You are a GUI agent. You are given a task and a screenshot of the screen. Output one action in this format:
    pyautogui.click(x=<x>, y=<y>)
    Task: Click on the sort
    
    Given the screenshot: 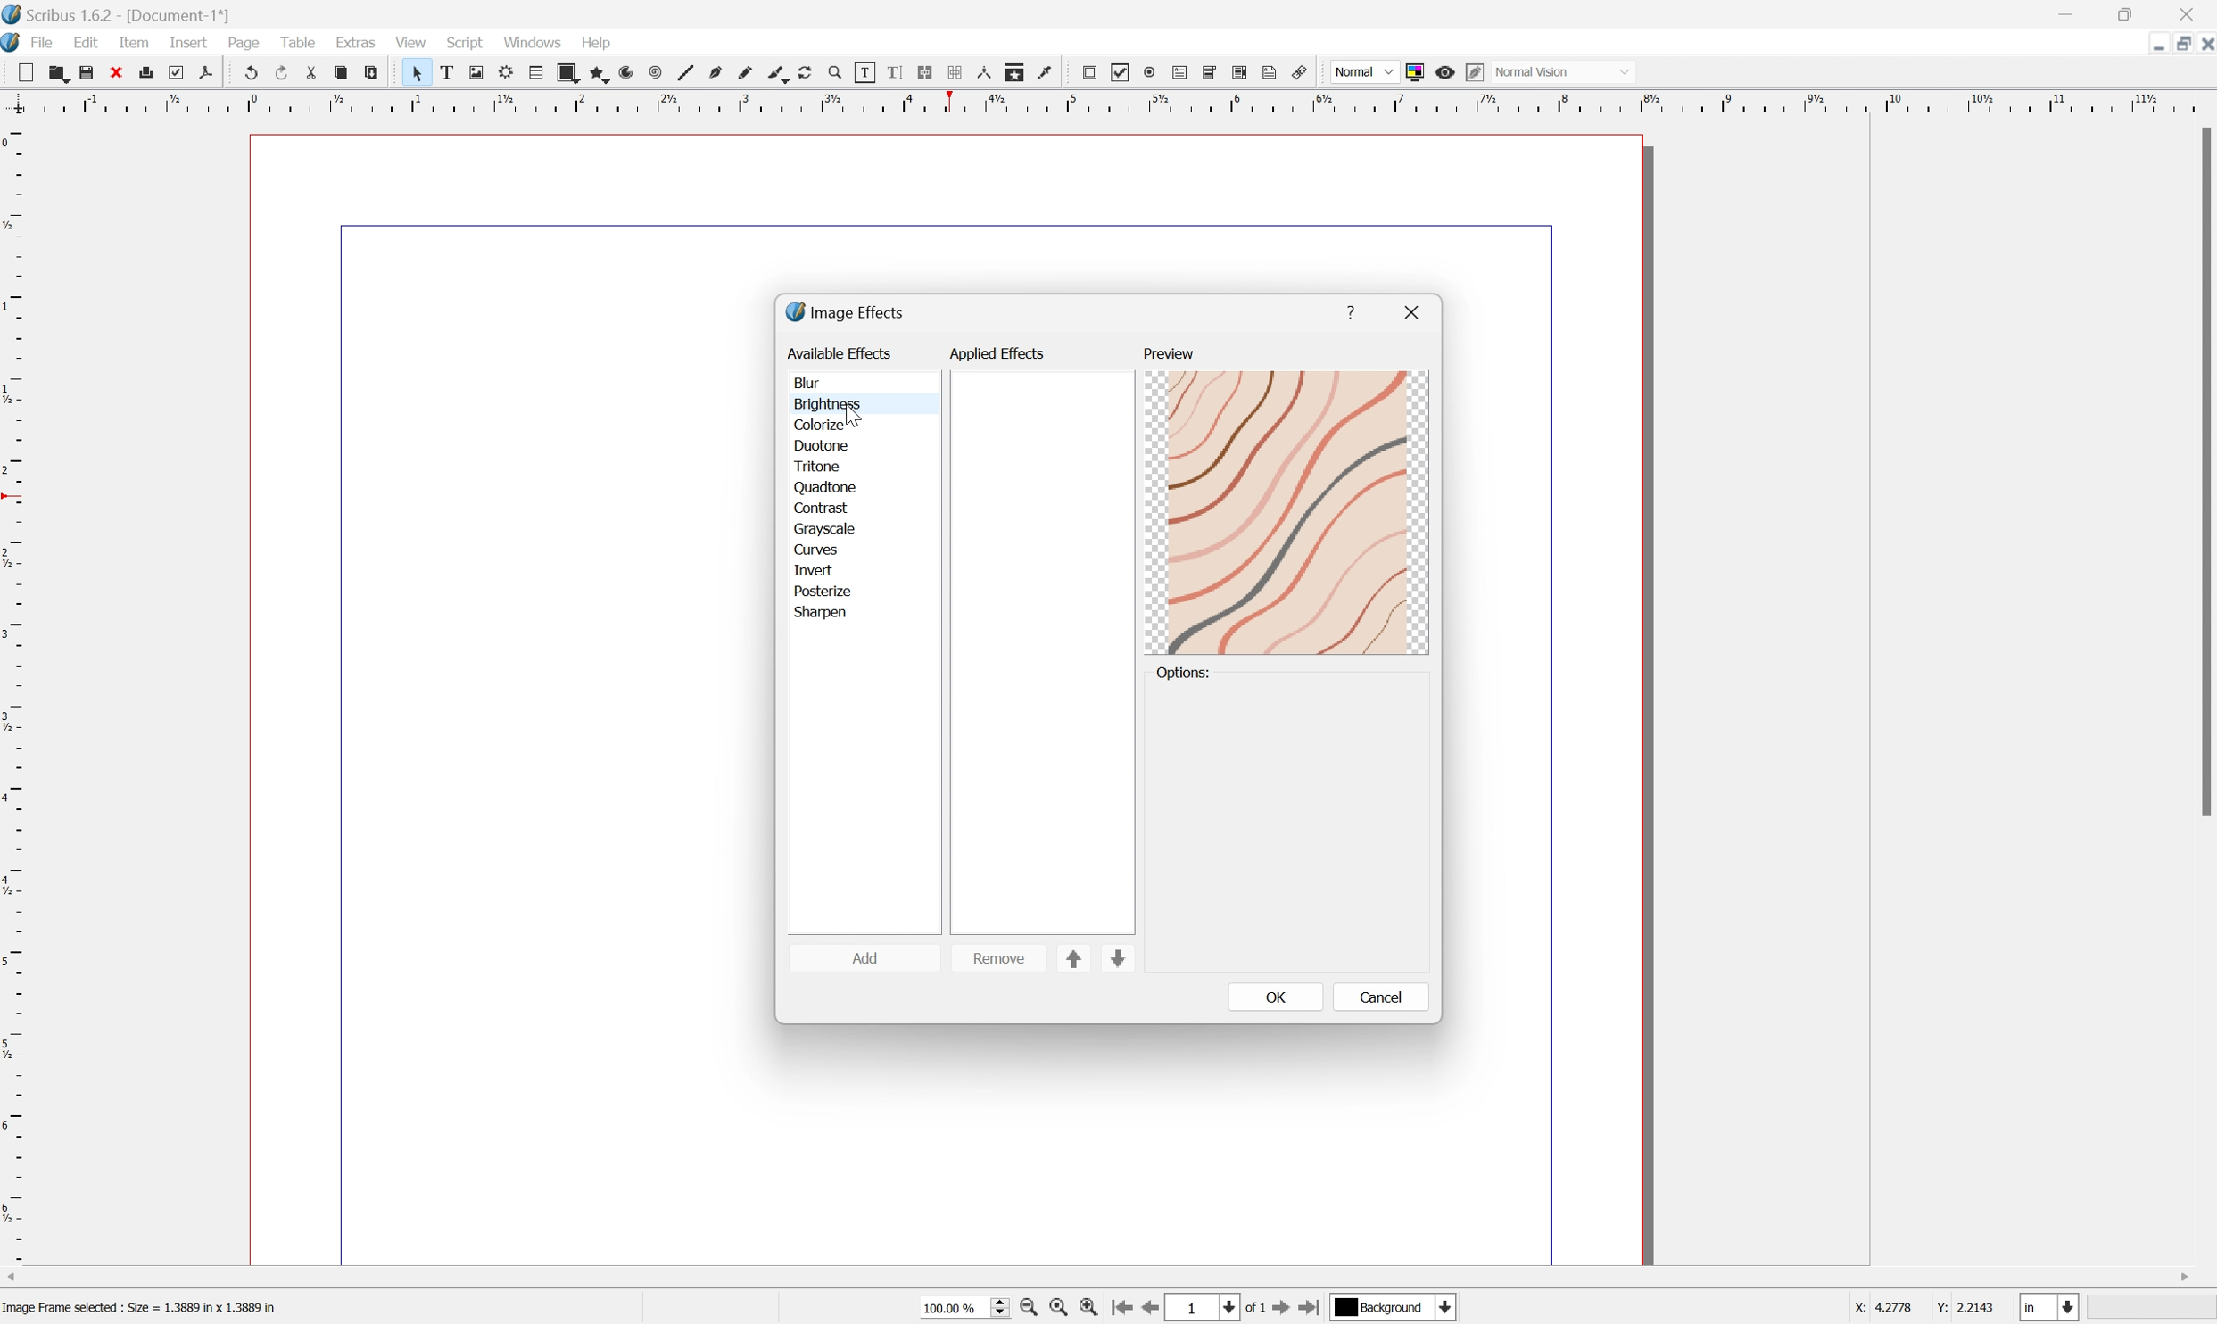 What is the action you would take?
    pyautogui.click(x=1099, y=959)
    